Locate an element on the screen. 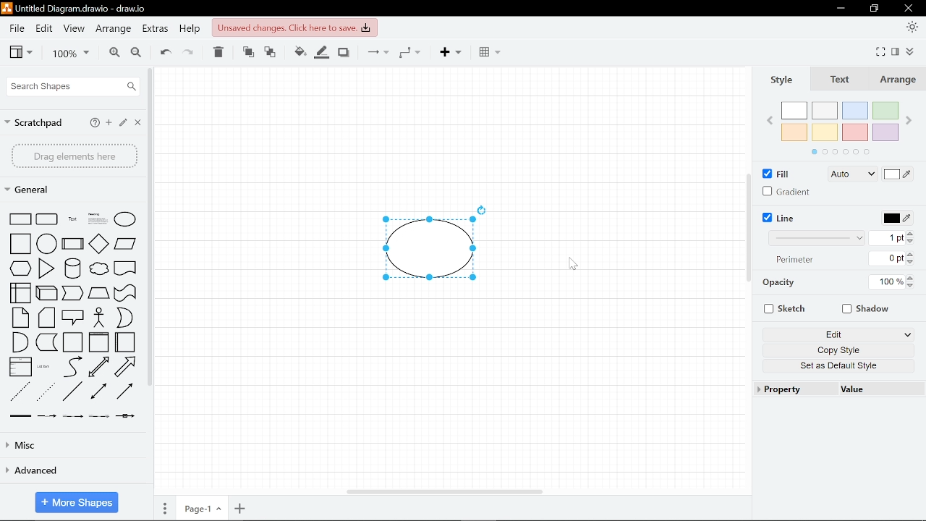 This screenshot has width=926, height=521. data storage is located at coordinates (46, 343).